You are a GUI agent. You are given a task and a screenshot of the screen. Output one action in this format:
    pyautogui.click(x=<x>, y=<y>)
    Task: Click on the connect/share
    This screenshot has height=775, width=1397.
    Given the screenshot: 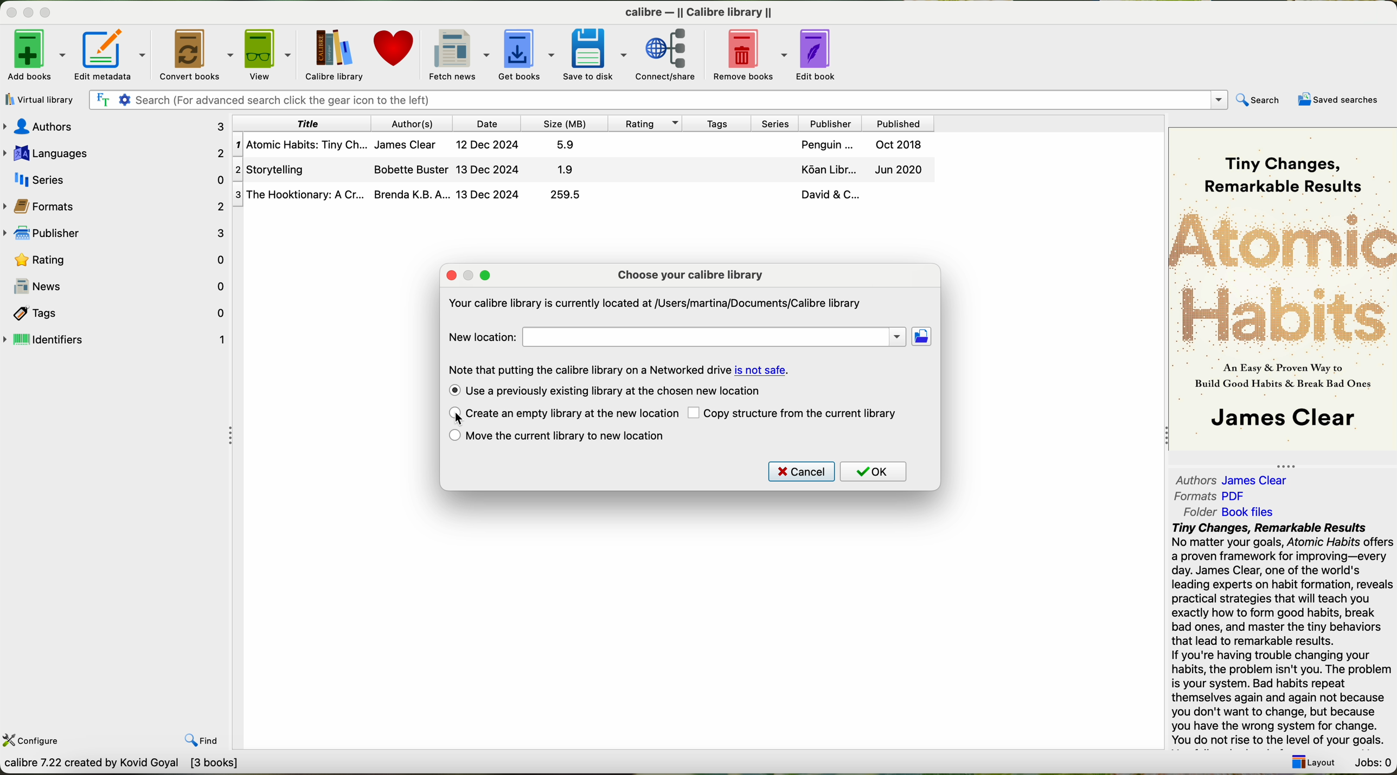 What is the action you would take?
    pyautogui.click(x=672, y=53)
    